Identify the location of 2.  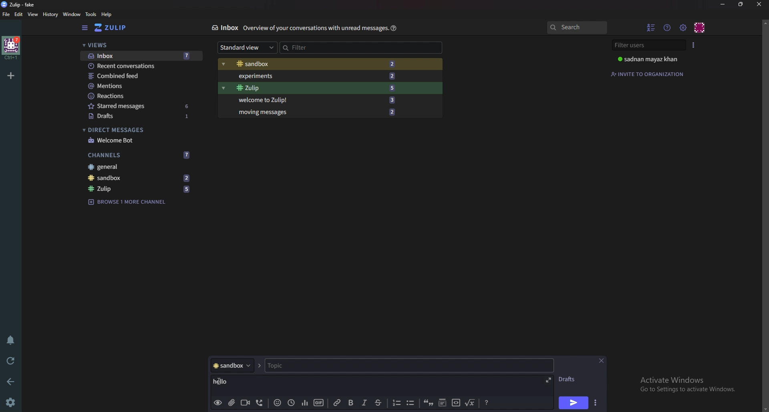
(188, 178).